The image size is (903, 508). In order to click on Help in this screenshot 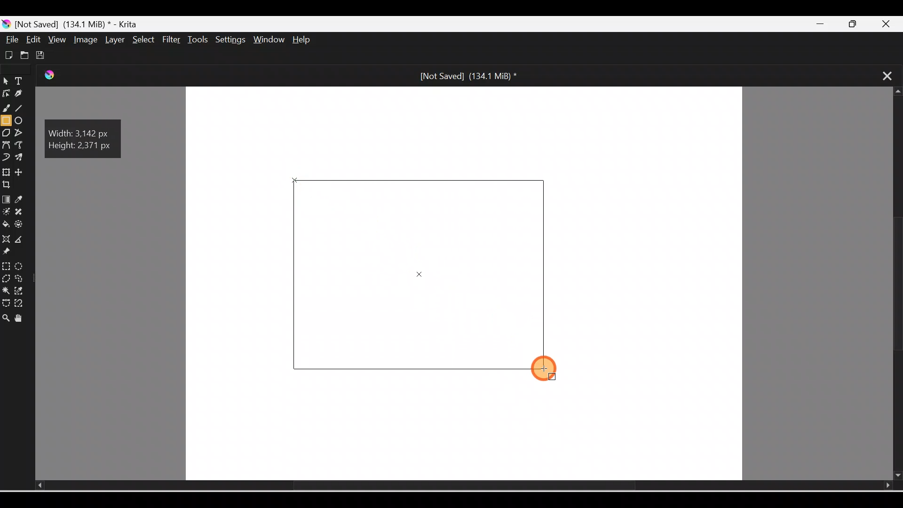, I will do `click(309, 40)`.